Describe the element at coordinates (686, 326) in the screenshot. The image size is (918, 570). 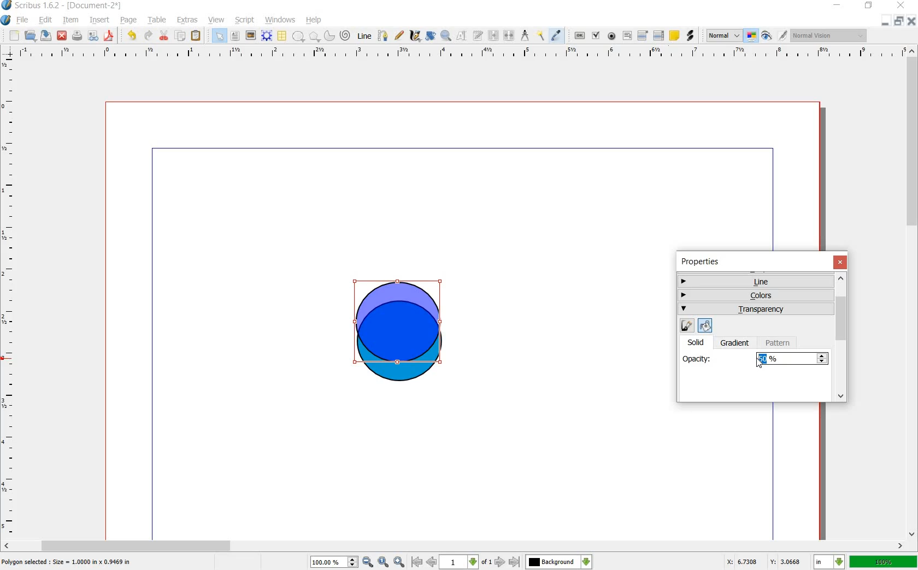
I see `edit line color properties` at that location.